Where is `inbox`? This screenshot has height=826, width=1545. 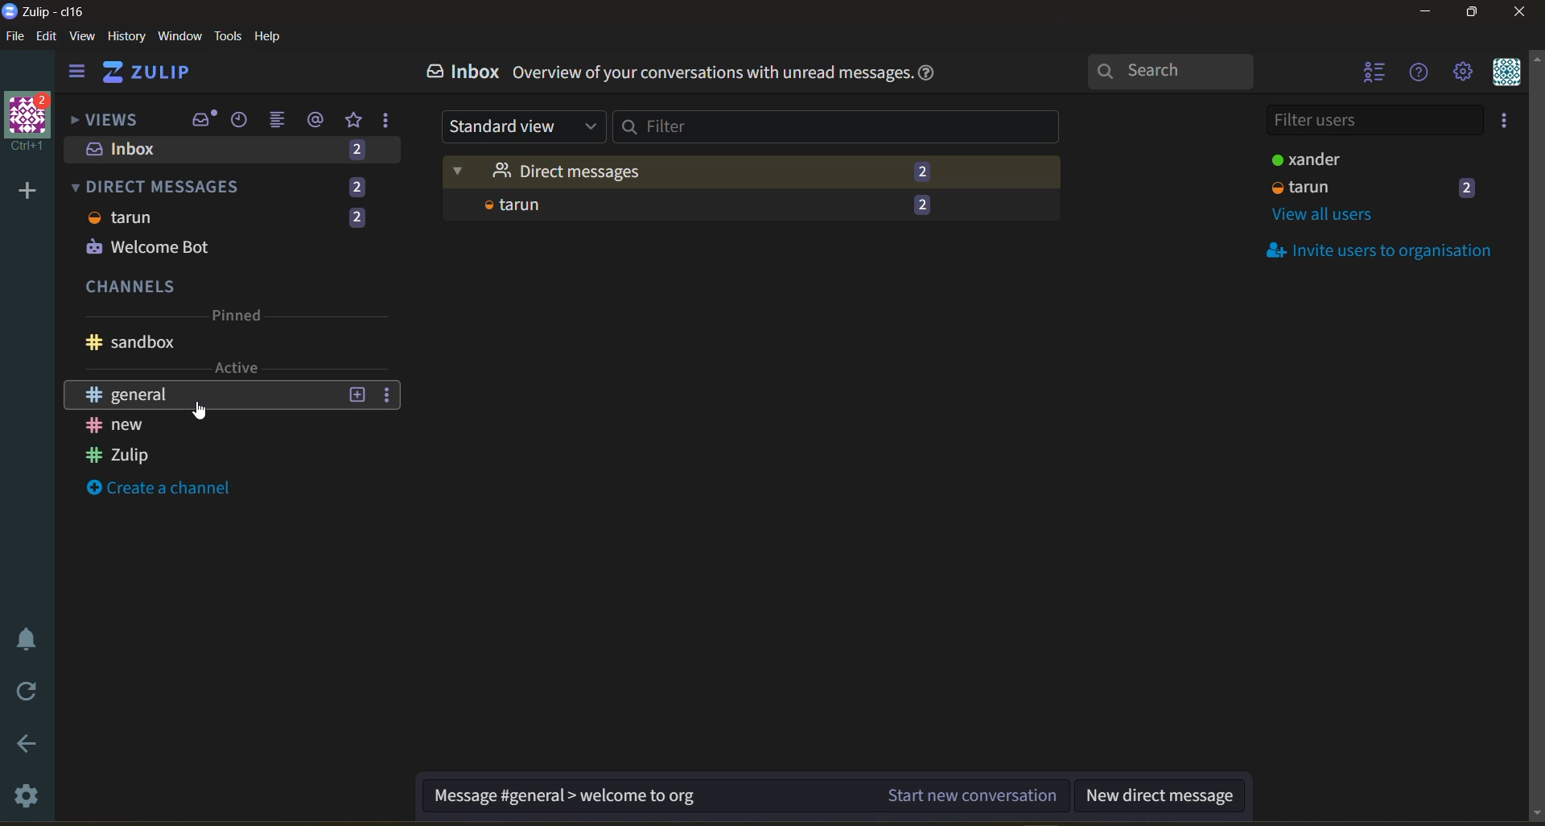
inbox is located at coordinates (466, 74).